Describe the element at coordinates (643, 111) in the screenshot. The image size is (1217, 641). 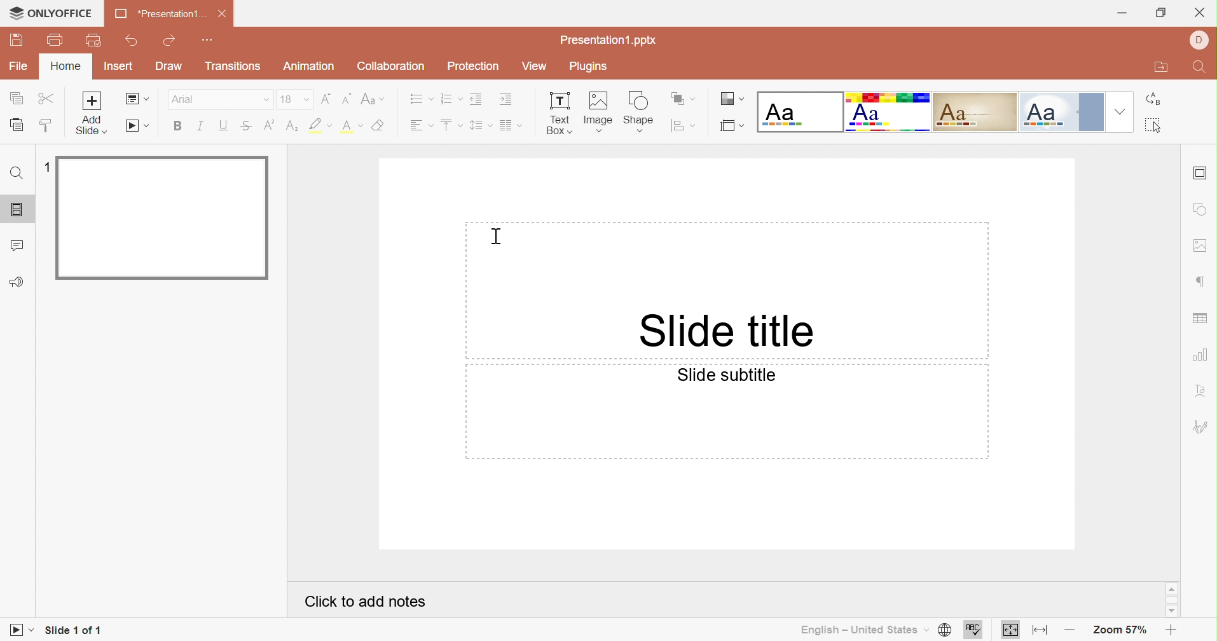
I see `shape` at that location.